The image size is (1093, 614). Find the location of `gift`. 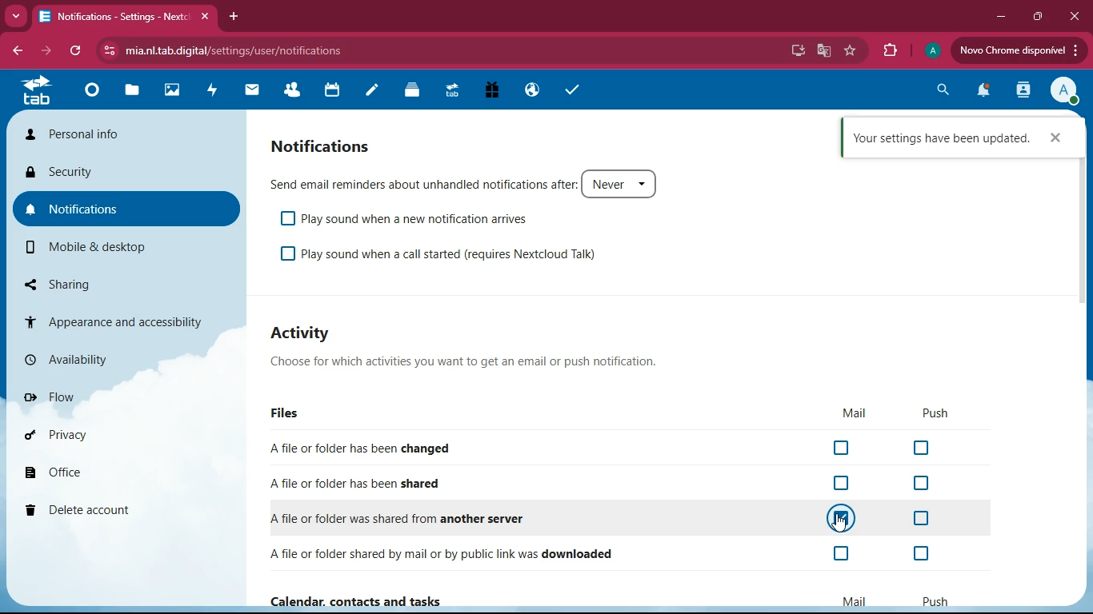

gift is located at coordinates (489, 91).